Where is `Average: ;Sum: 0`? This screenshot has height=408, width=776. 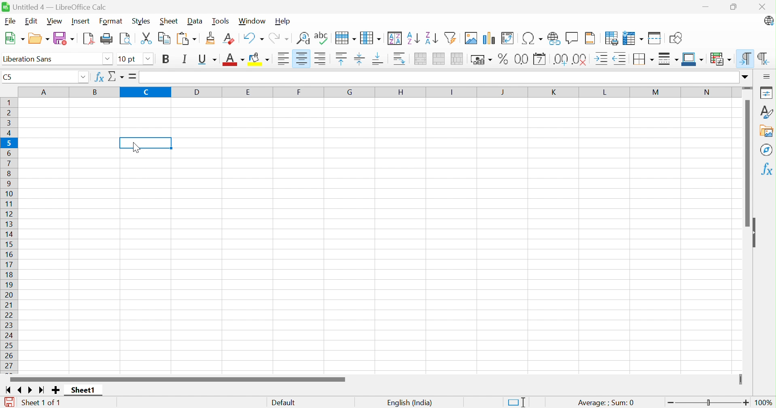
Average: ;Sum: 0 is located at coordinates (606, 402).